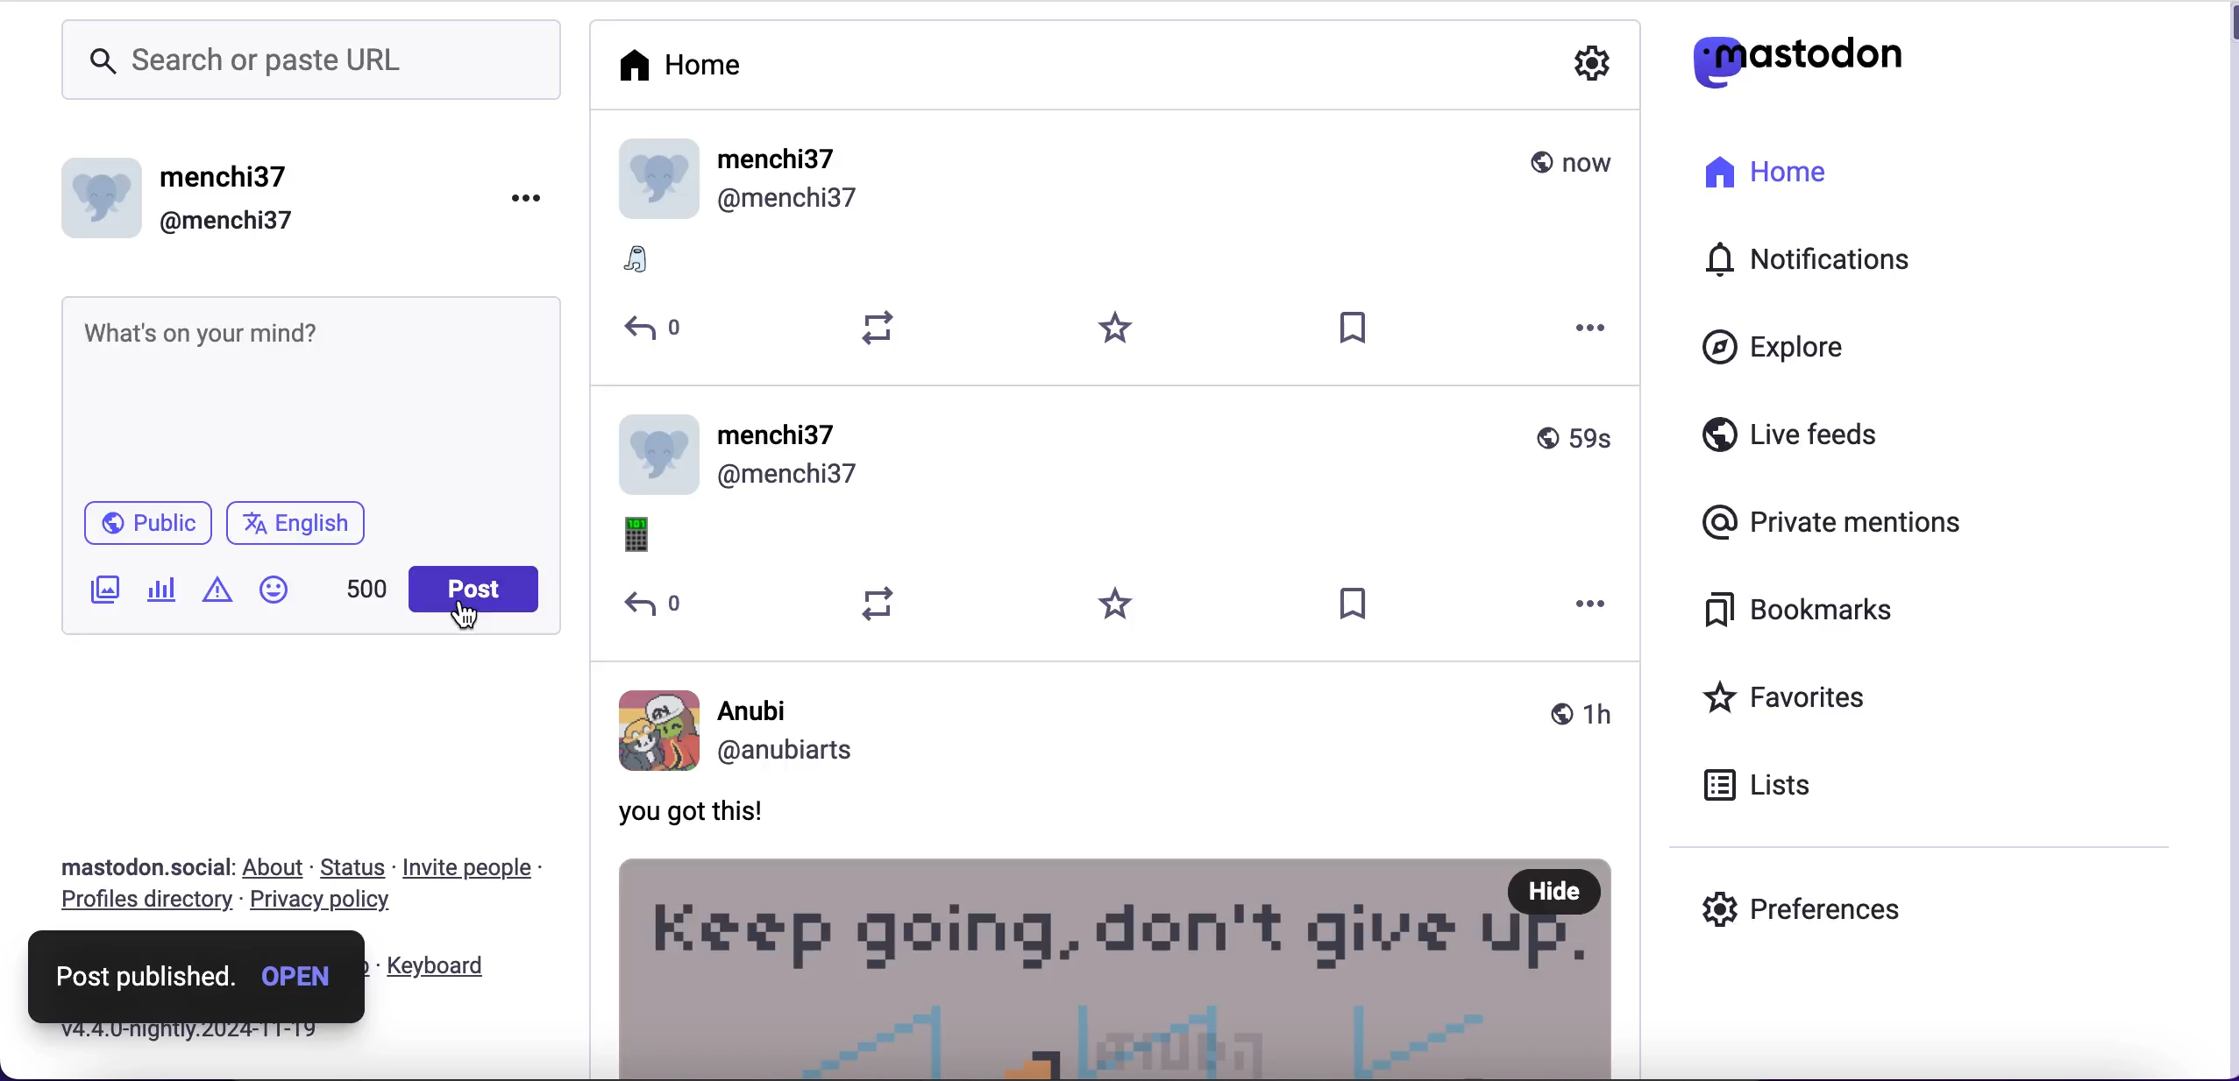 This screenshot has height=1081, width=2239. Describe the element at coordinates (302, 976) in the screenshot. I see `open` at that location.